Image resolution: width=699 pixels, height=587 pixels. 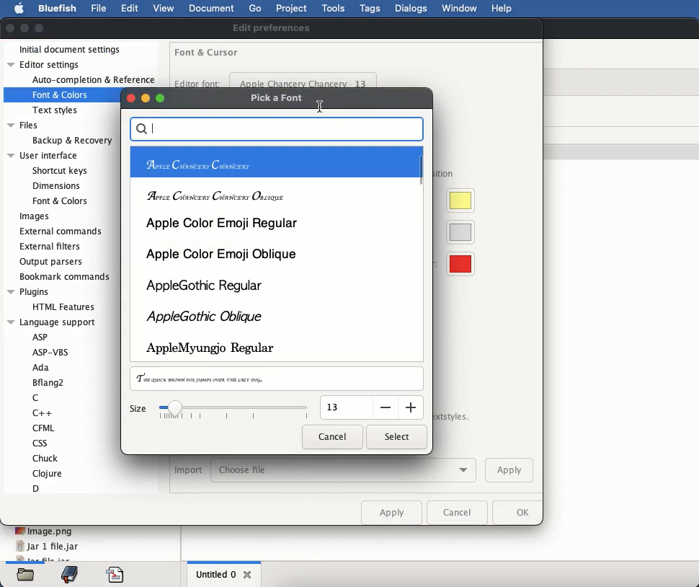 What do you see at coordinates (256, 8) in the screenshot?
I see `go` at bounding box center [256, 8].